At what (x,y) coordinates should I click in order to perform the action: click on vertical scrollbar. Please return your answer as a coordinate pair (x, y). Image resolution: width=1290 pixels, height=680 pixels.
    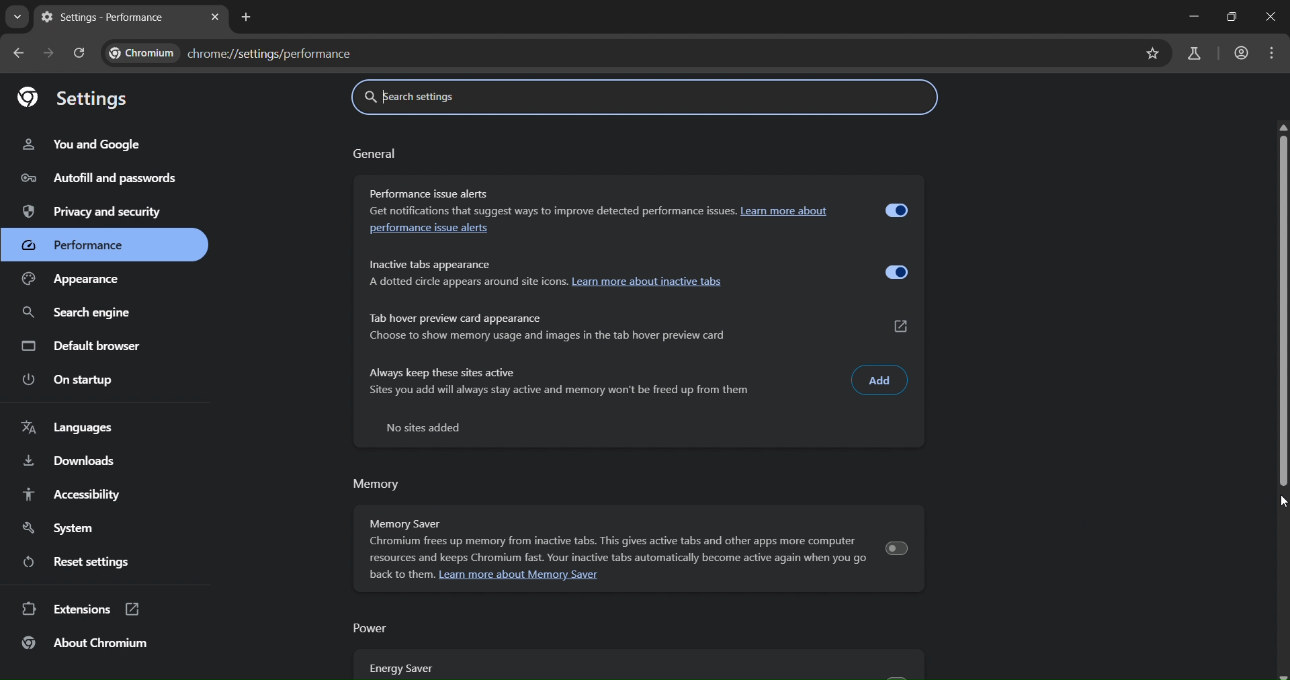
    Looking at the image, I should click on (1282, 375).